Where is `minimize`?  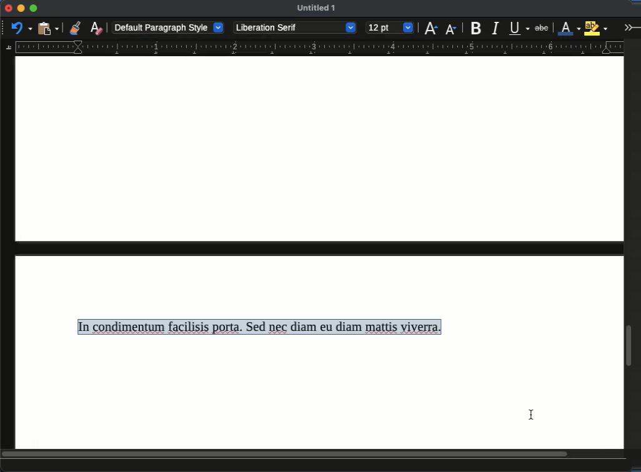
minimize is located at coordinates (21, 8).